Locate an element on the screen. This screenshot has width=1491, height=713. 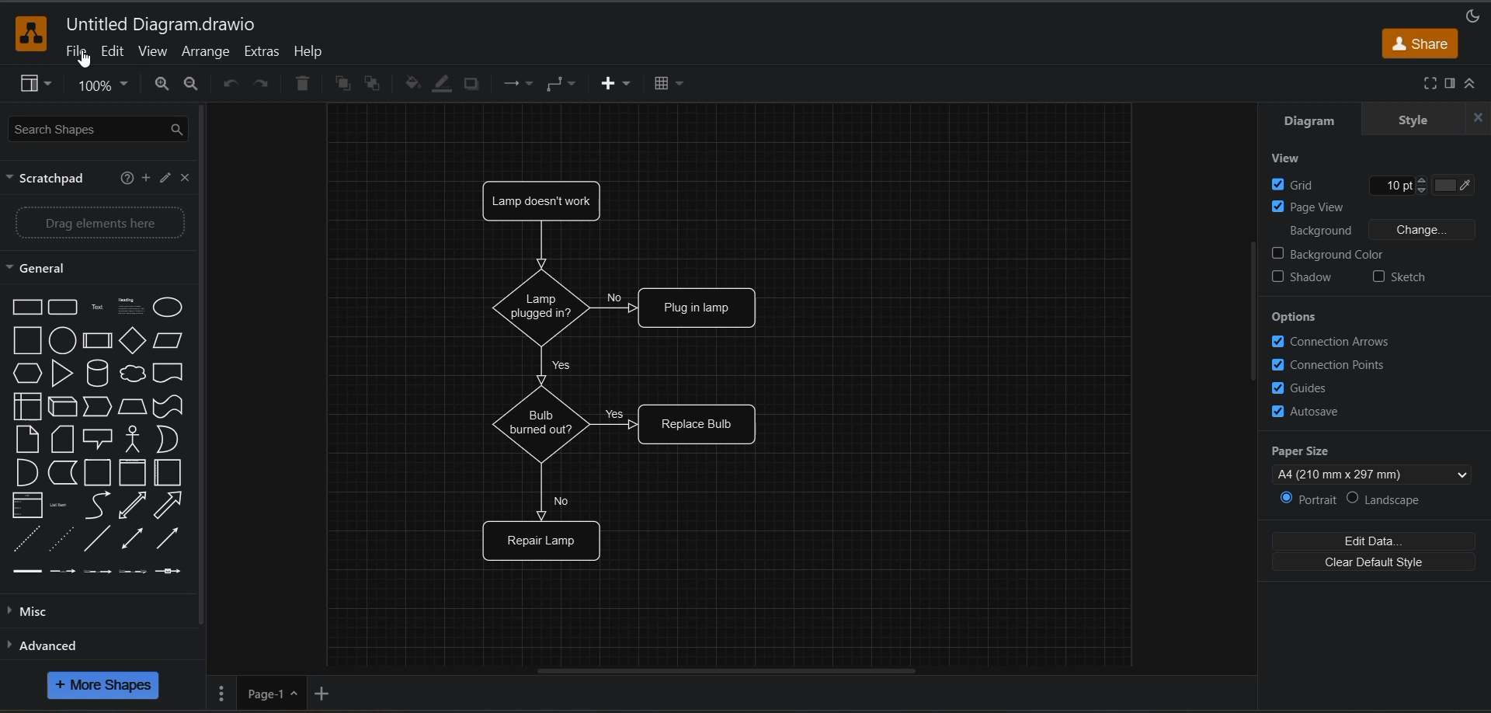
to back is located at coordinates (371, 82).